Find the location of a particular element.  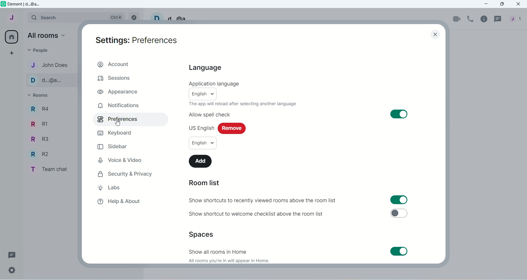

Room R1 is located at coordinates (39, 125).